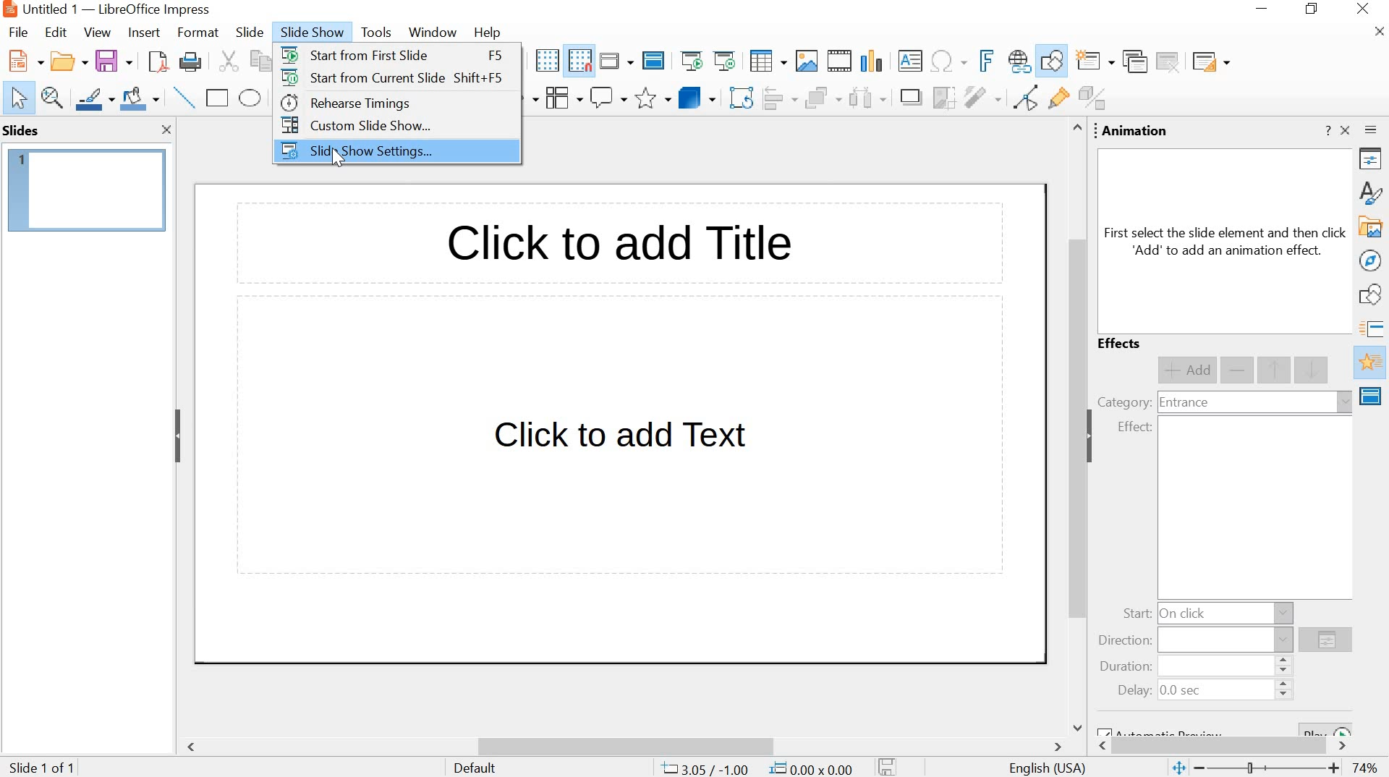 This screenshot has width=1389, height=777. What do you see at coordinates (1380, 32) in the screenshot?
I see `close document` at bounding box center [1380, 32].